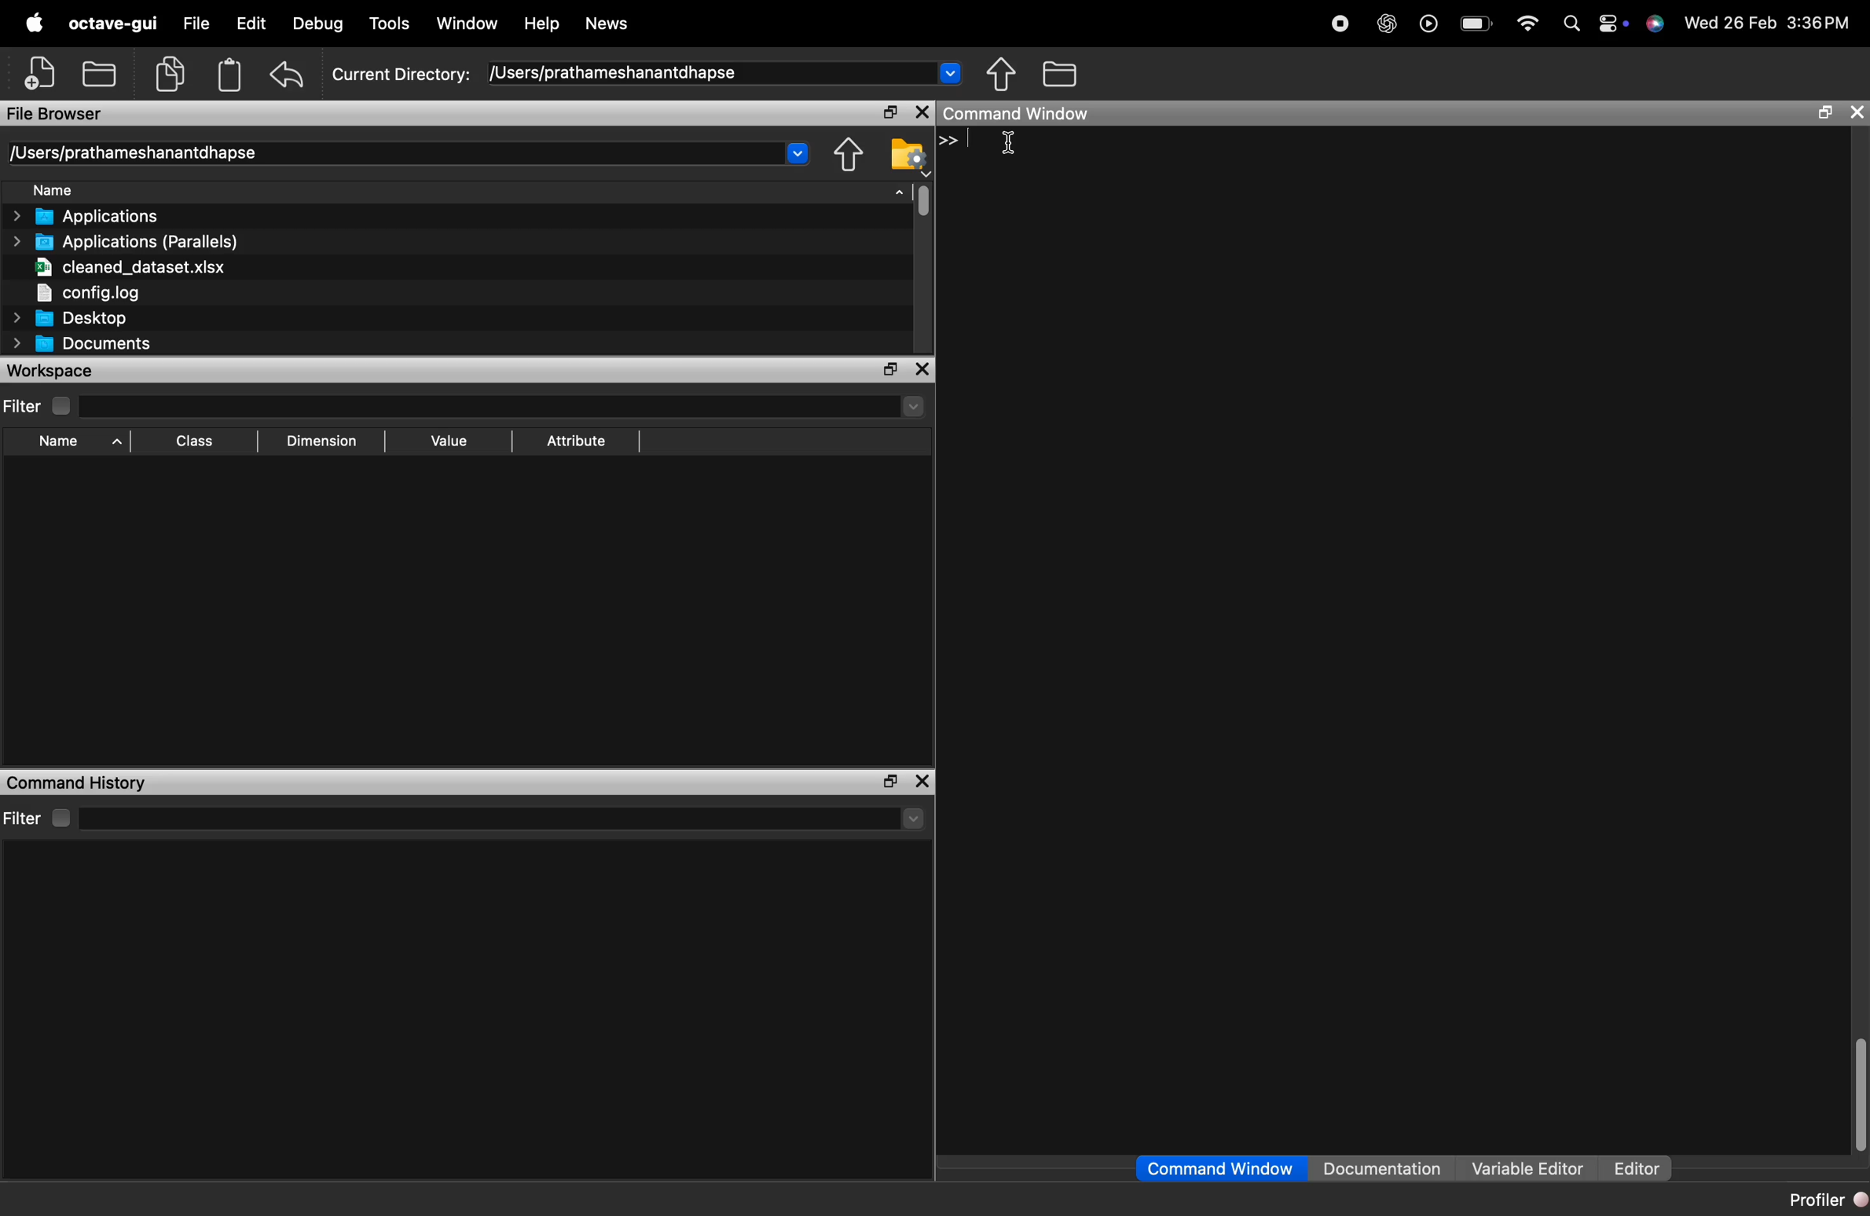 This screenshot has width=1870, height=1216. I want to click on config.log, so click(87, 294).